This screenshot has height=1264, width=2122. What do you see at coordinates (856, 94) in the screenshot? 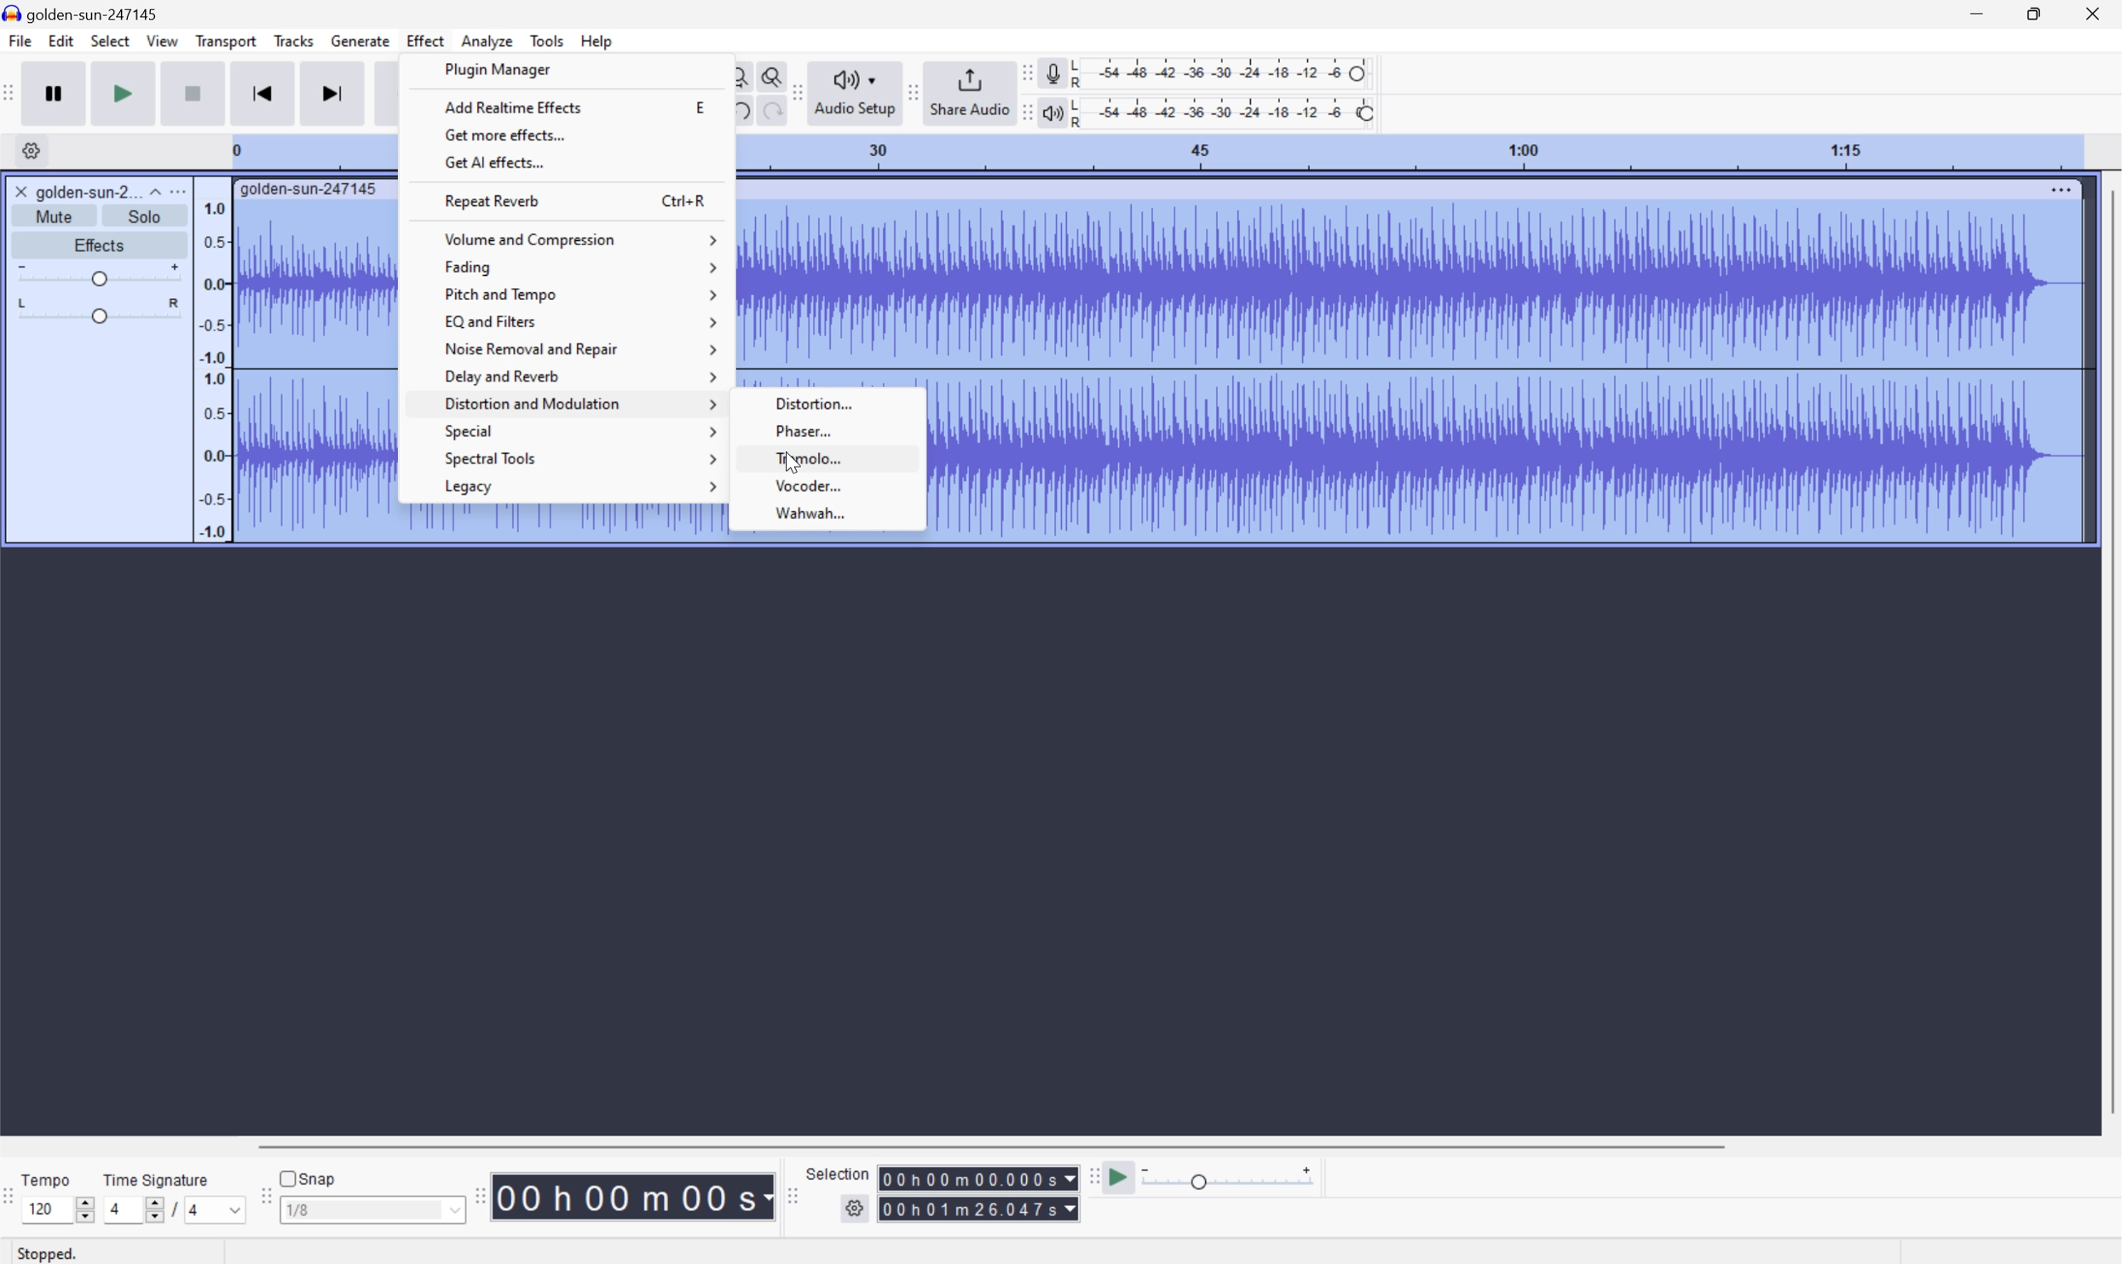
I see `Audio setup` at bounding box center [856, 94].